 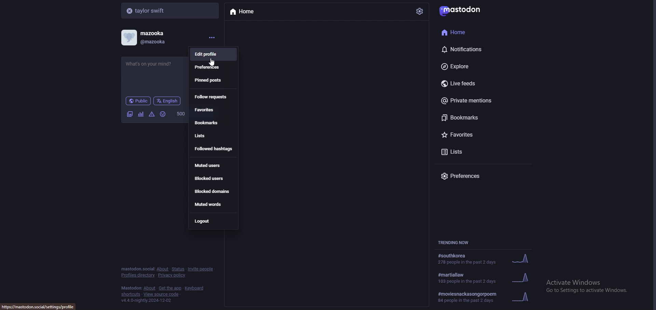 I want to click on mastodon, so click(x=137, y=269).